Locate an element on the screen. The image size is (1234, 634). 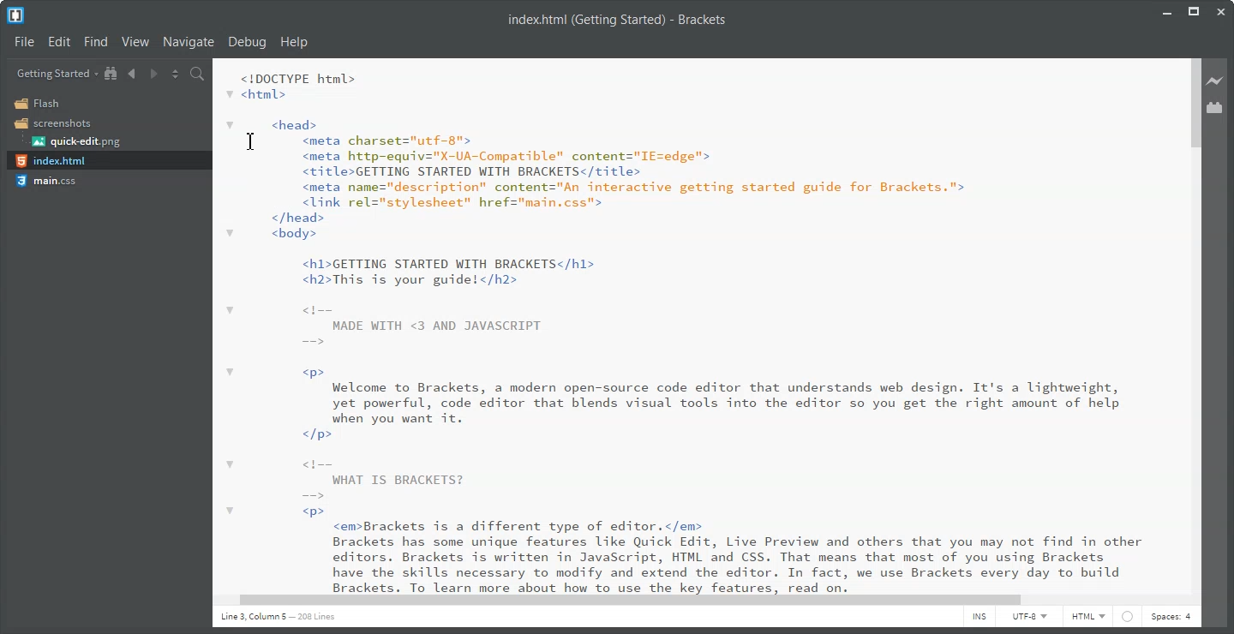
index.html is located at coordinates (51, 161).